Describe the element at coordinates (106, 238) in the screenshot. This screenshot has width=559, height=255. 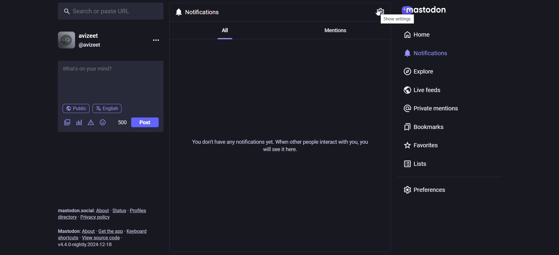
I see `view source code` at that location.